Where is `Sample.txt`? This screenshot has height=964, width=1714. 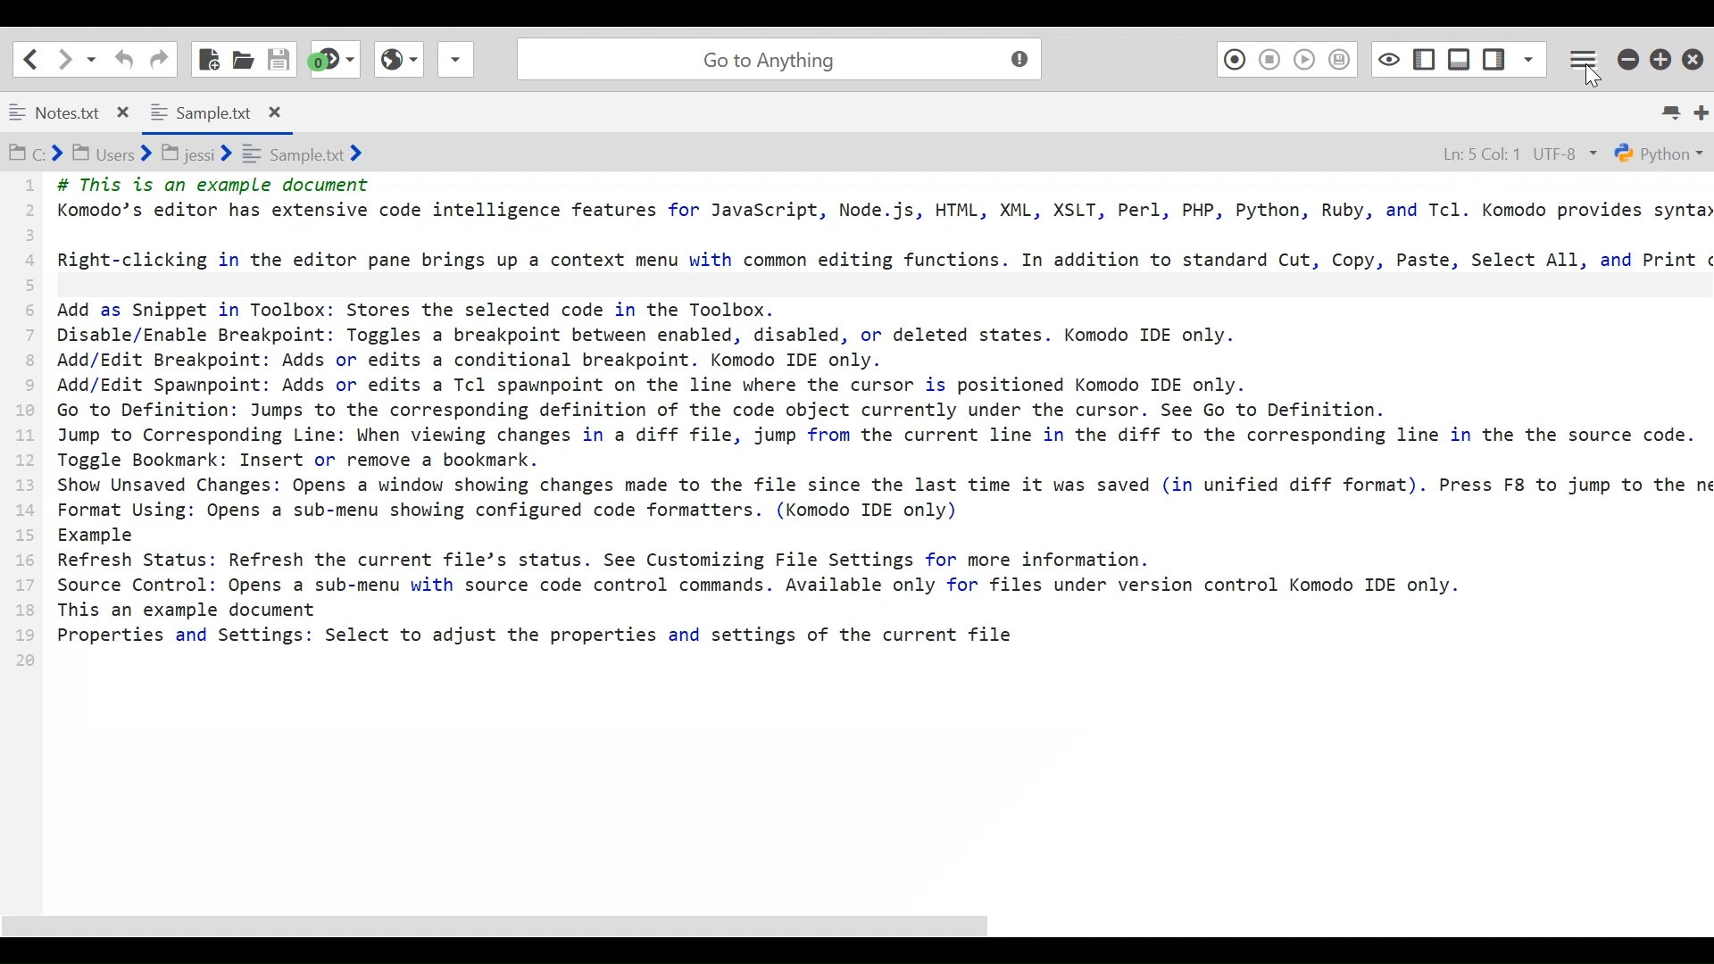
Sample.txt is located at coordinates (213, 110).